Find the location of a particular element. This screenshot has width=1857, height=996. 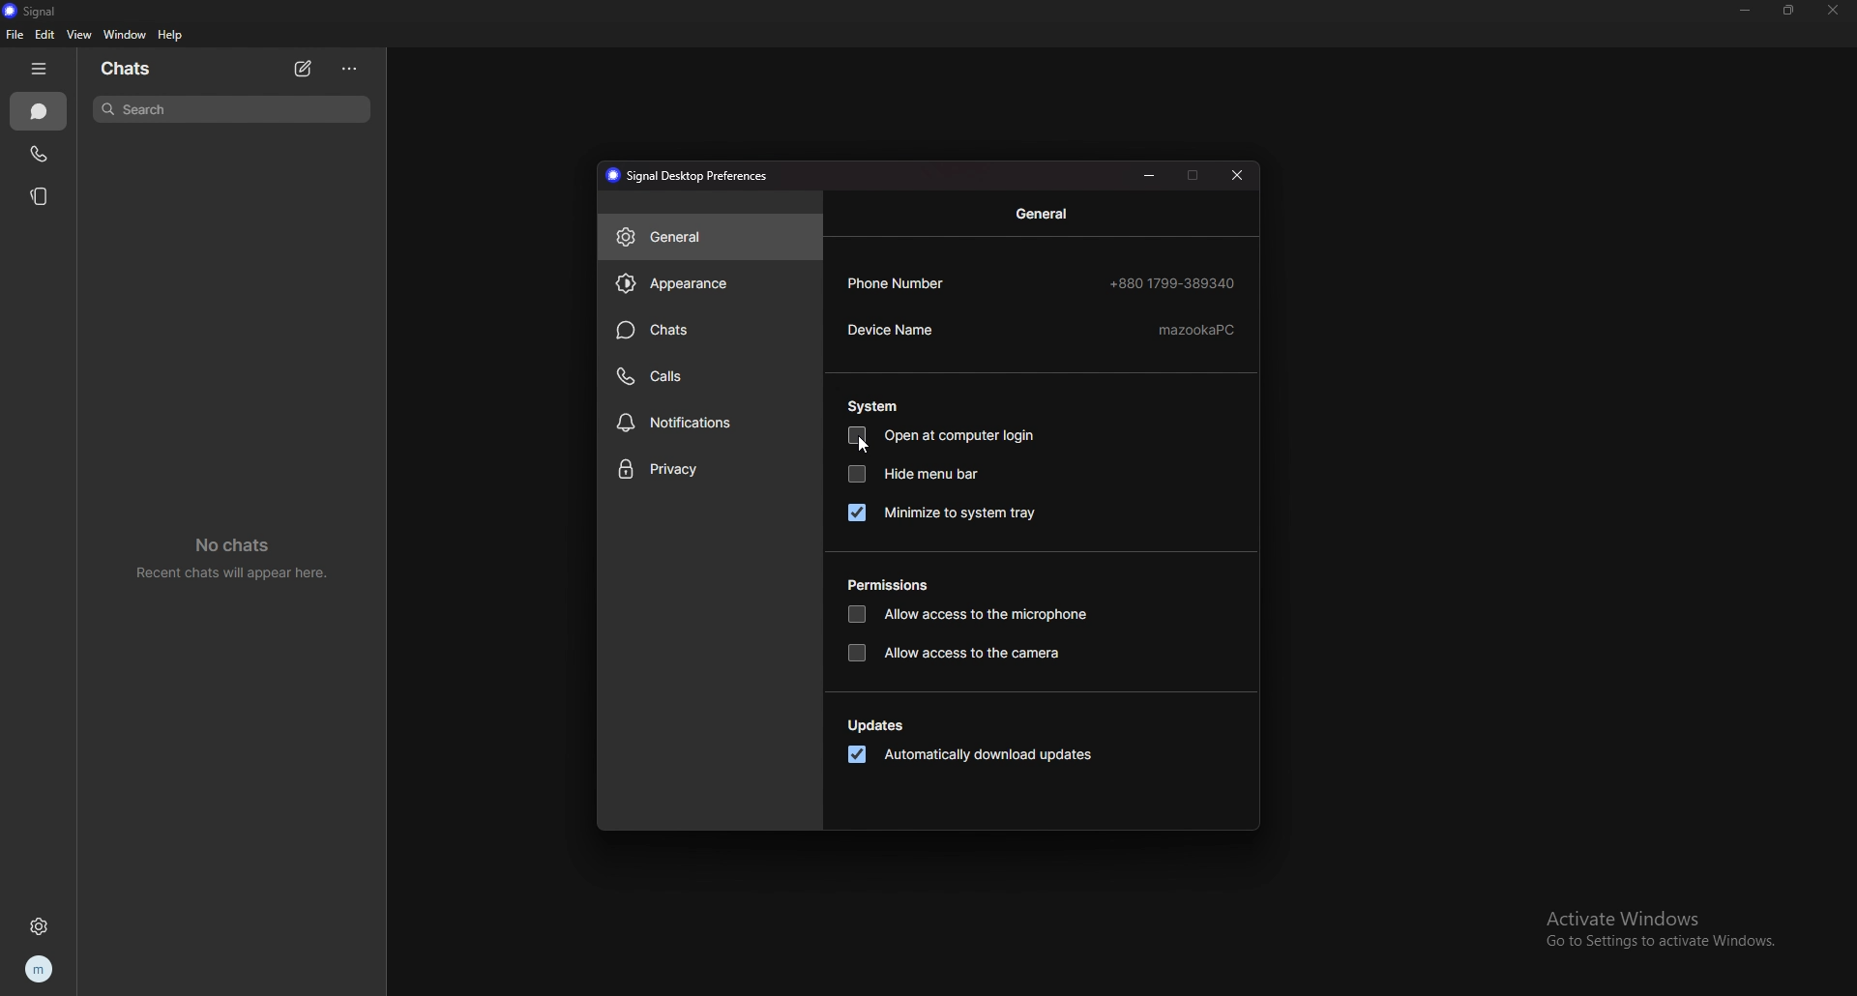

signal desktop preferences is located at coordinates (693, 176).